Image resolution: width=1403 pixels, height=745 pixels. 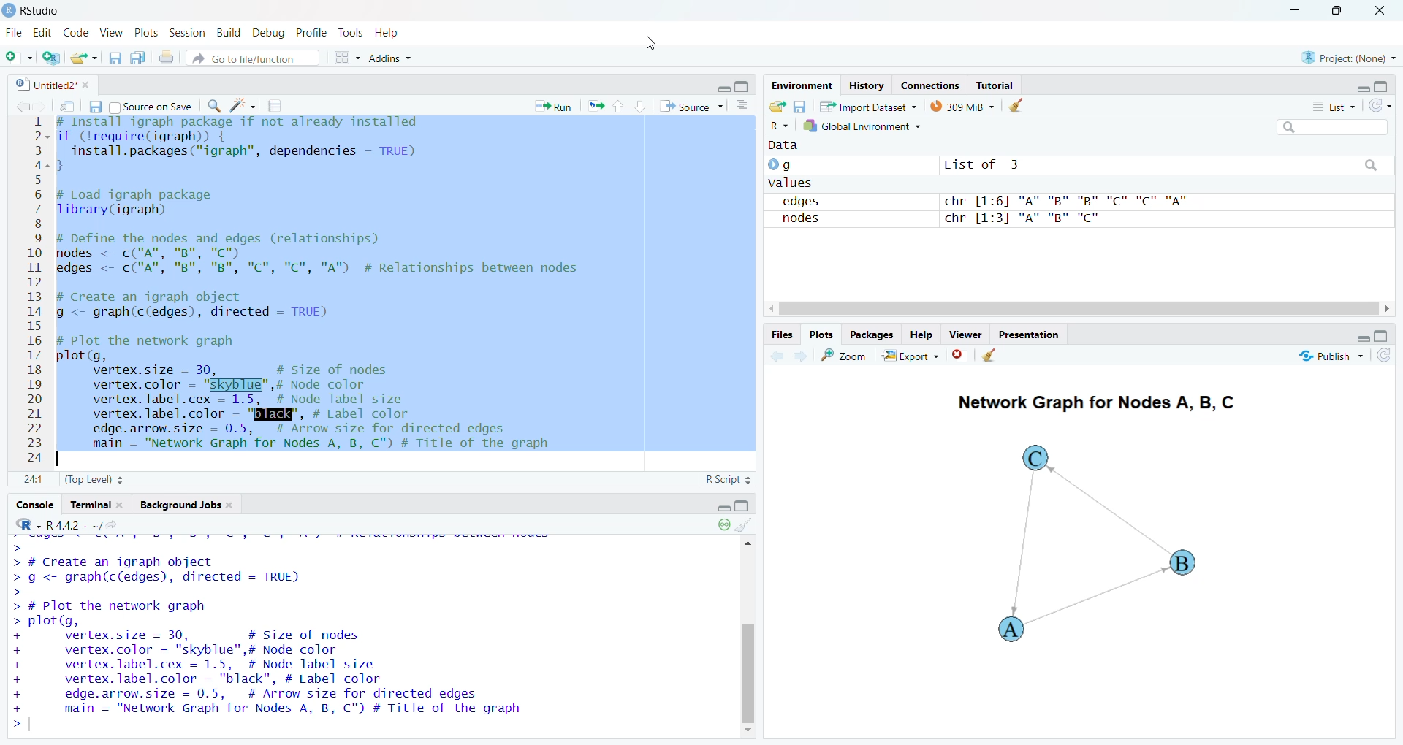 I want to click on add, so click(x=17, y=58).